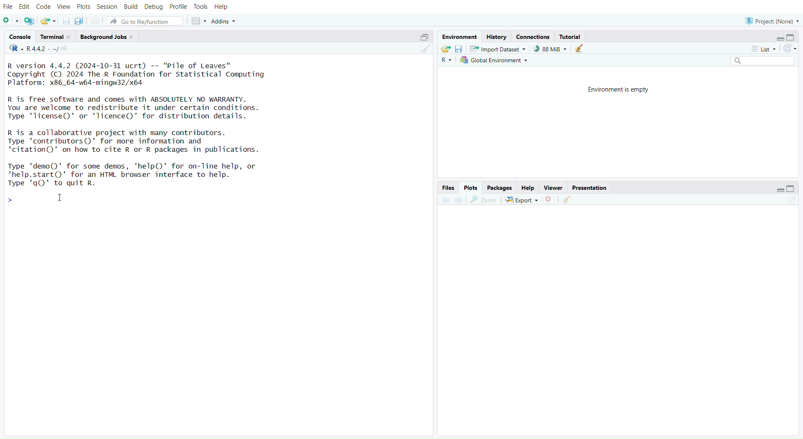  Describe the element at coordinates (614, 90) in the screenshot. I see `environment is empty` at that location.